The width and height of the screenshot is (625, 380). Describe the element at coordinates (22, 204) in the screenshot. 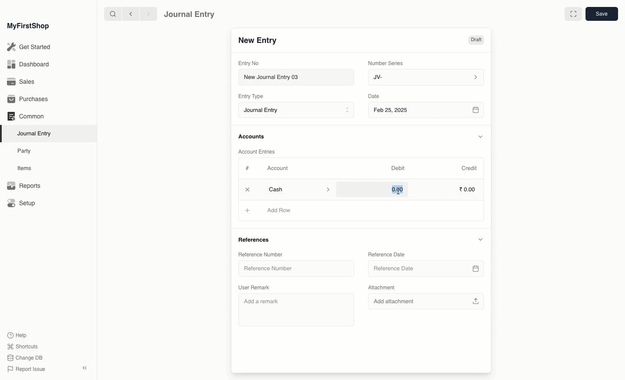

I see `Setup` at that location.